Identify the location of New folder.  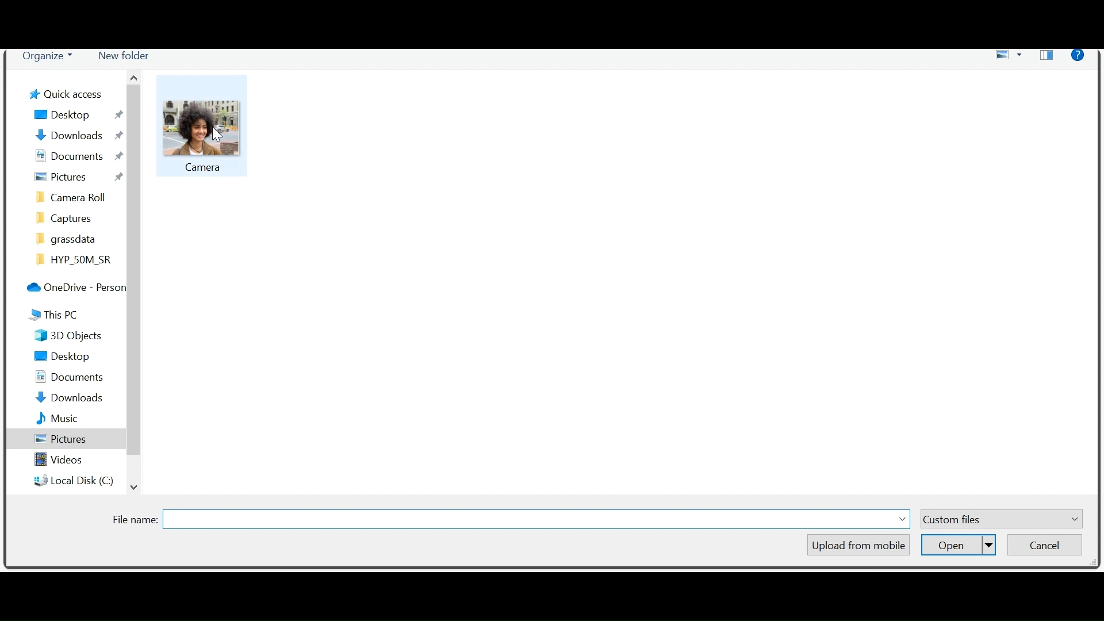
(125, 57).